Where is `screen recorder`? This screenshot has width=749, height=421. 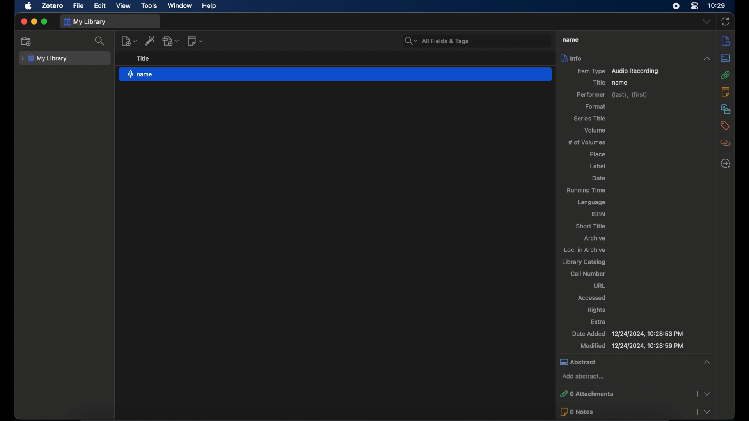
screen recorder is located at coordinates (676, 6).